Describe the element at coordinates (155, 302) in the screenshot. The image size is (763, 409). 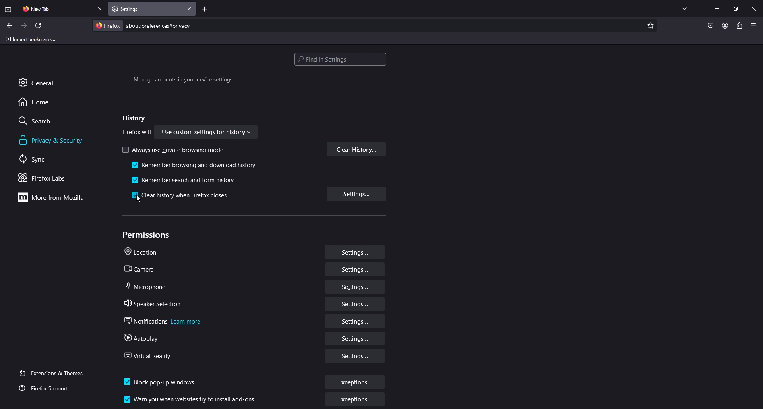
I see `speaker` at that location.